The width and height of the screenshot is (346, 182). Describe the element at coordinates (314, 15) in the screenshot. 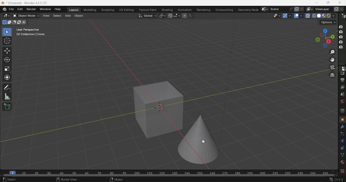

I see `viewpoint shader: wireframe` at that location.